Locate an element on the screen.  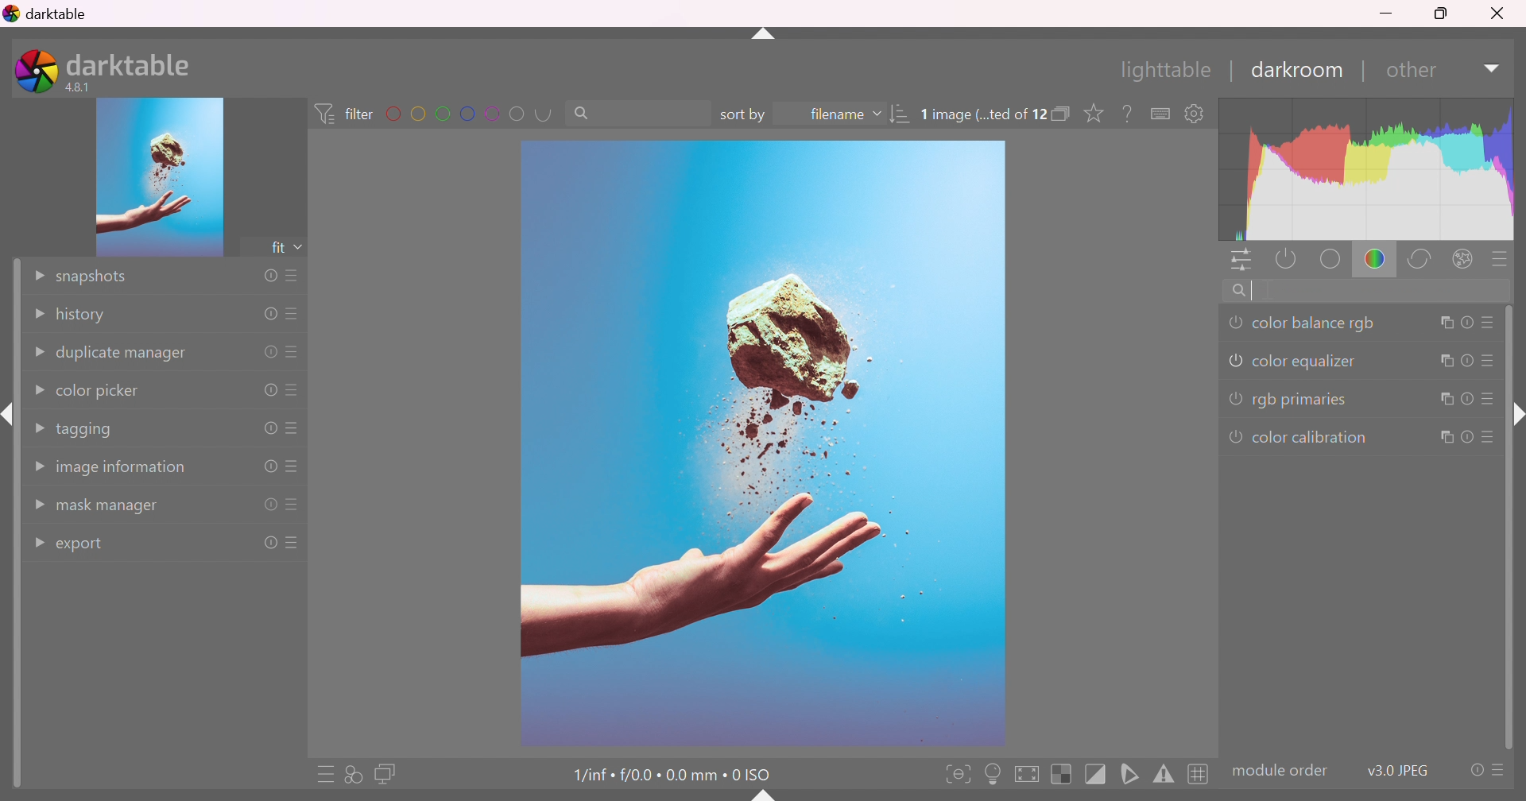
show global preferences is located at coordinates (1195, 115).